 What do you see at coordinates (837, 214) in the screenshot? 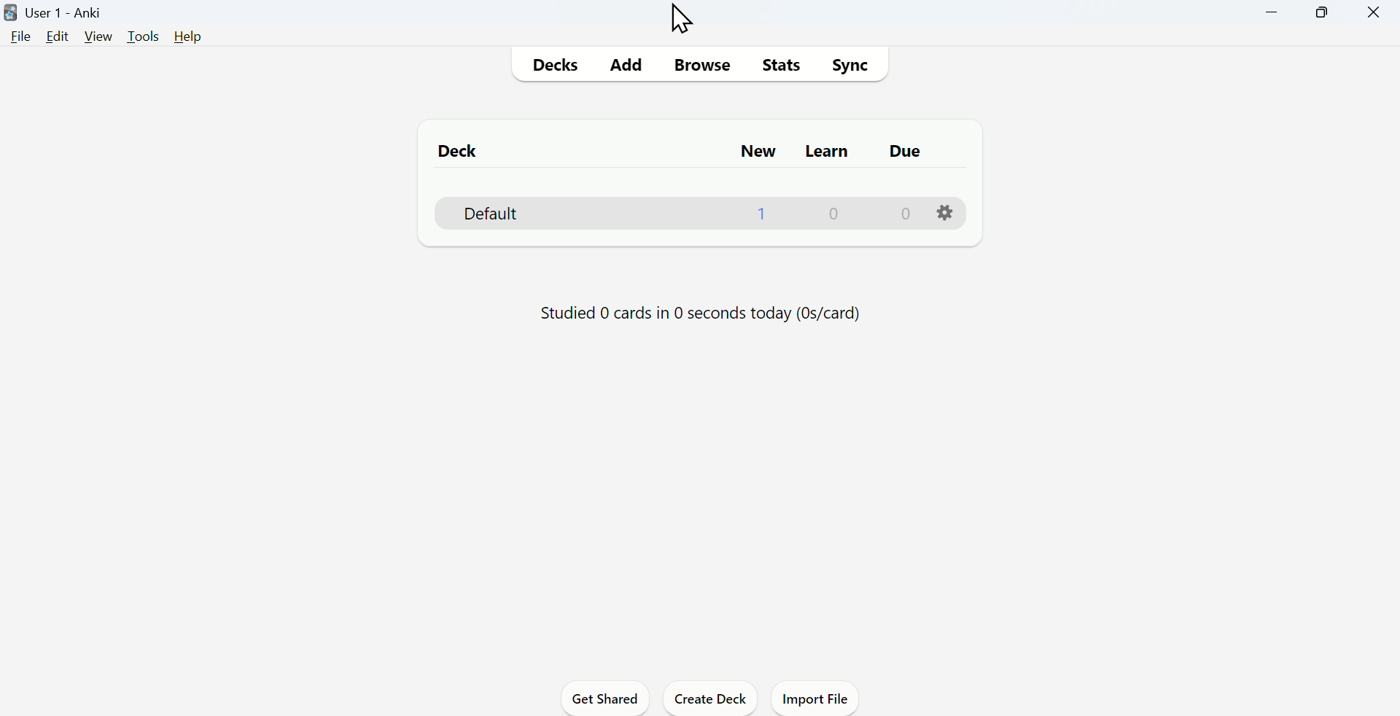
I see `0` at bounding box center [837, 214].